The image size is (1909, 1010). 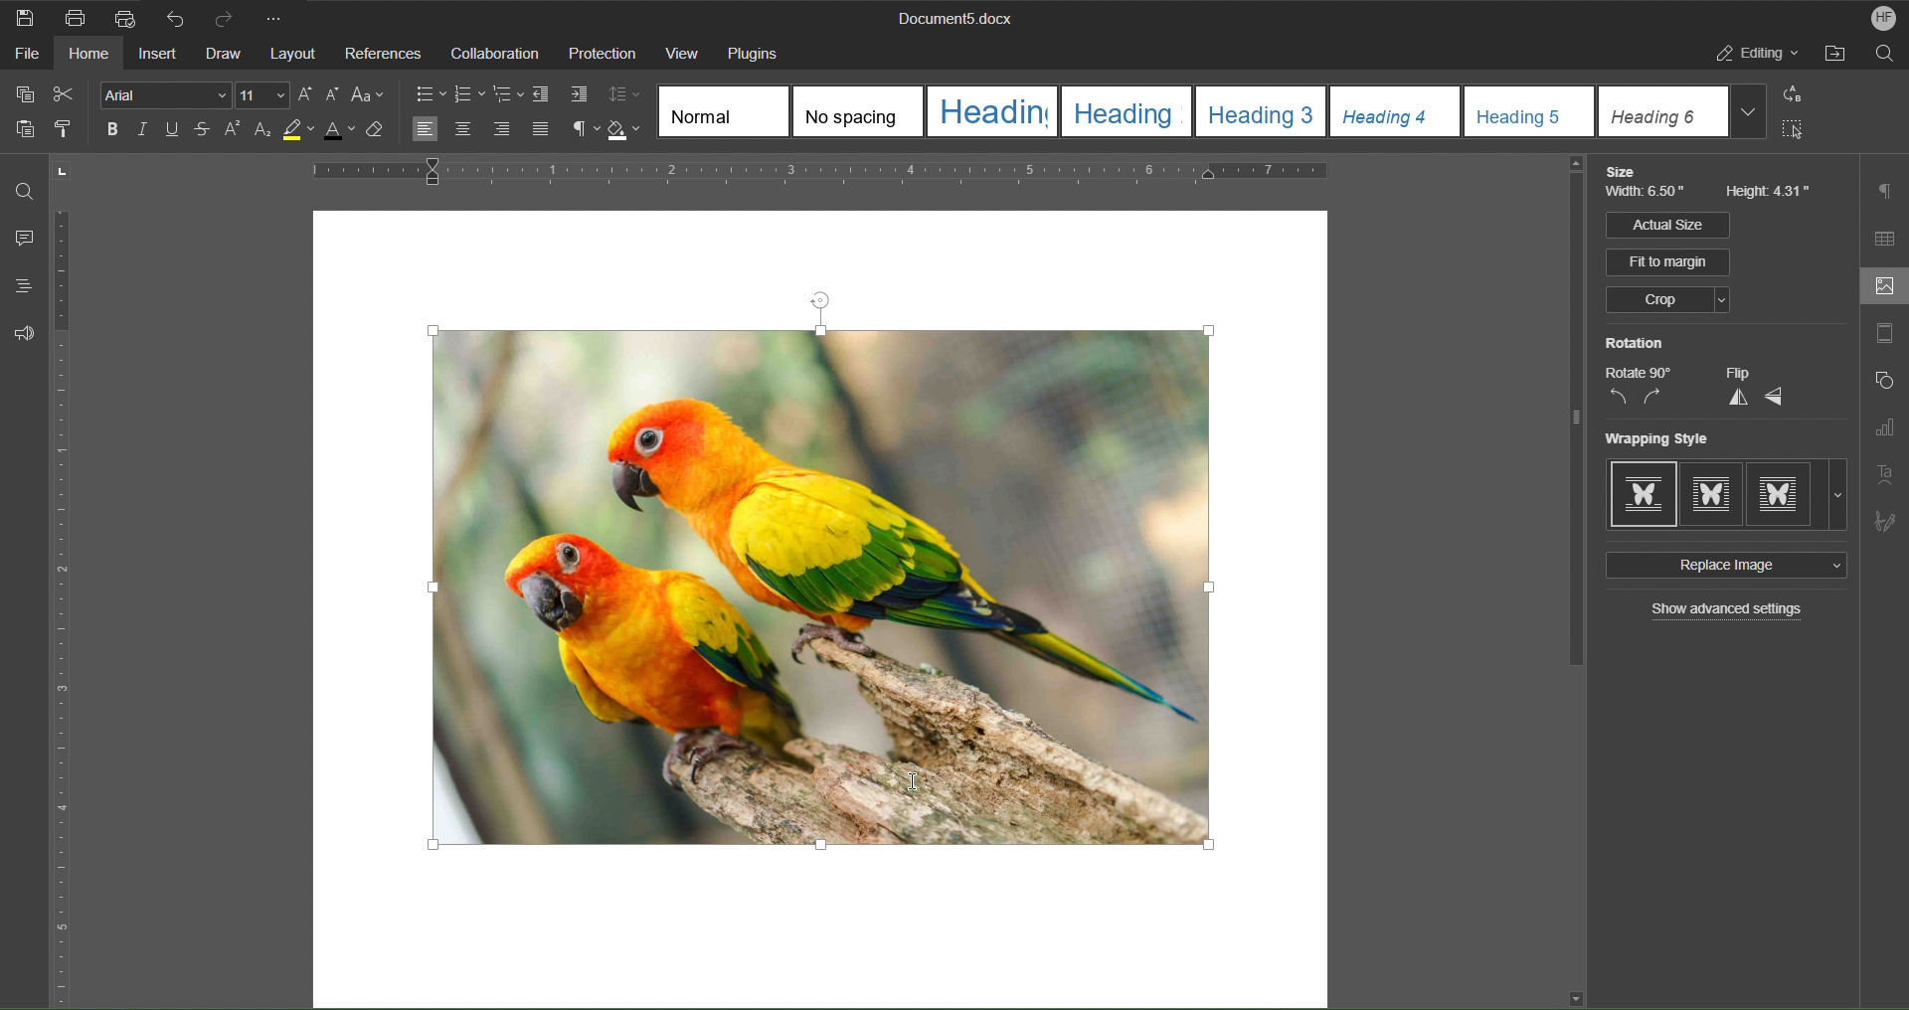 What do you see at coordinates (20, 240) in the screenshot?
I see `Comment` at bounding box center [20, 240].